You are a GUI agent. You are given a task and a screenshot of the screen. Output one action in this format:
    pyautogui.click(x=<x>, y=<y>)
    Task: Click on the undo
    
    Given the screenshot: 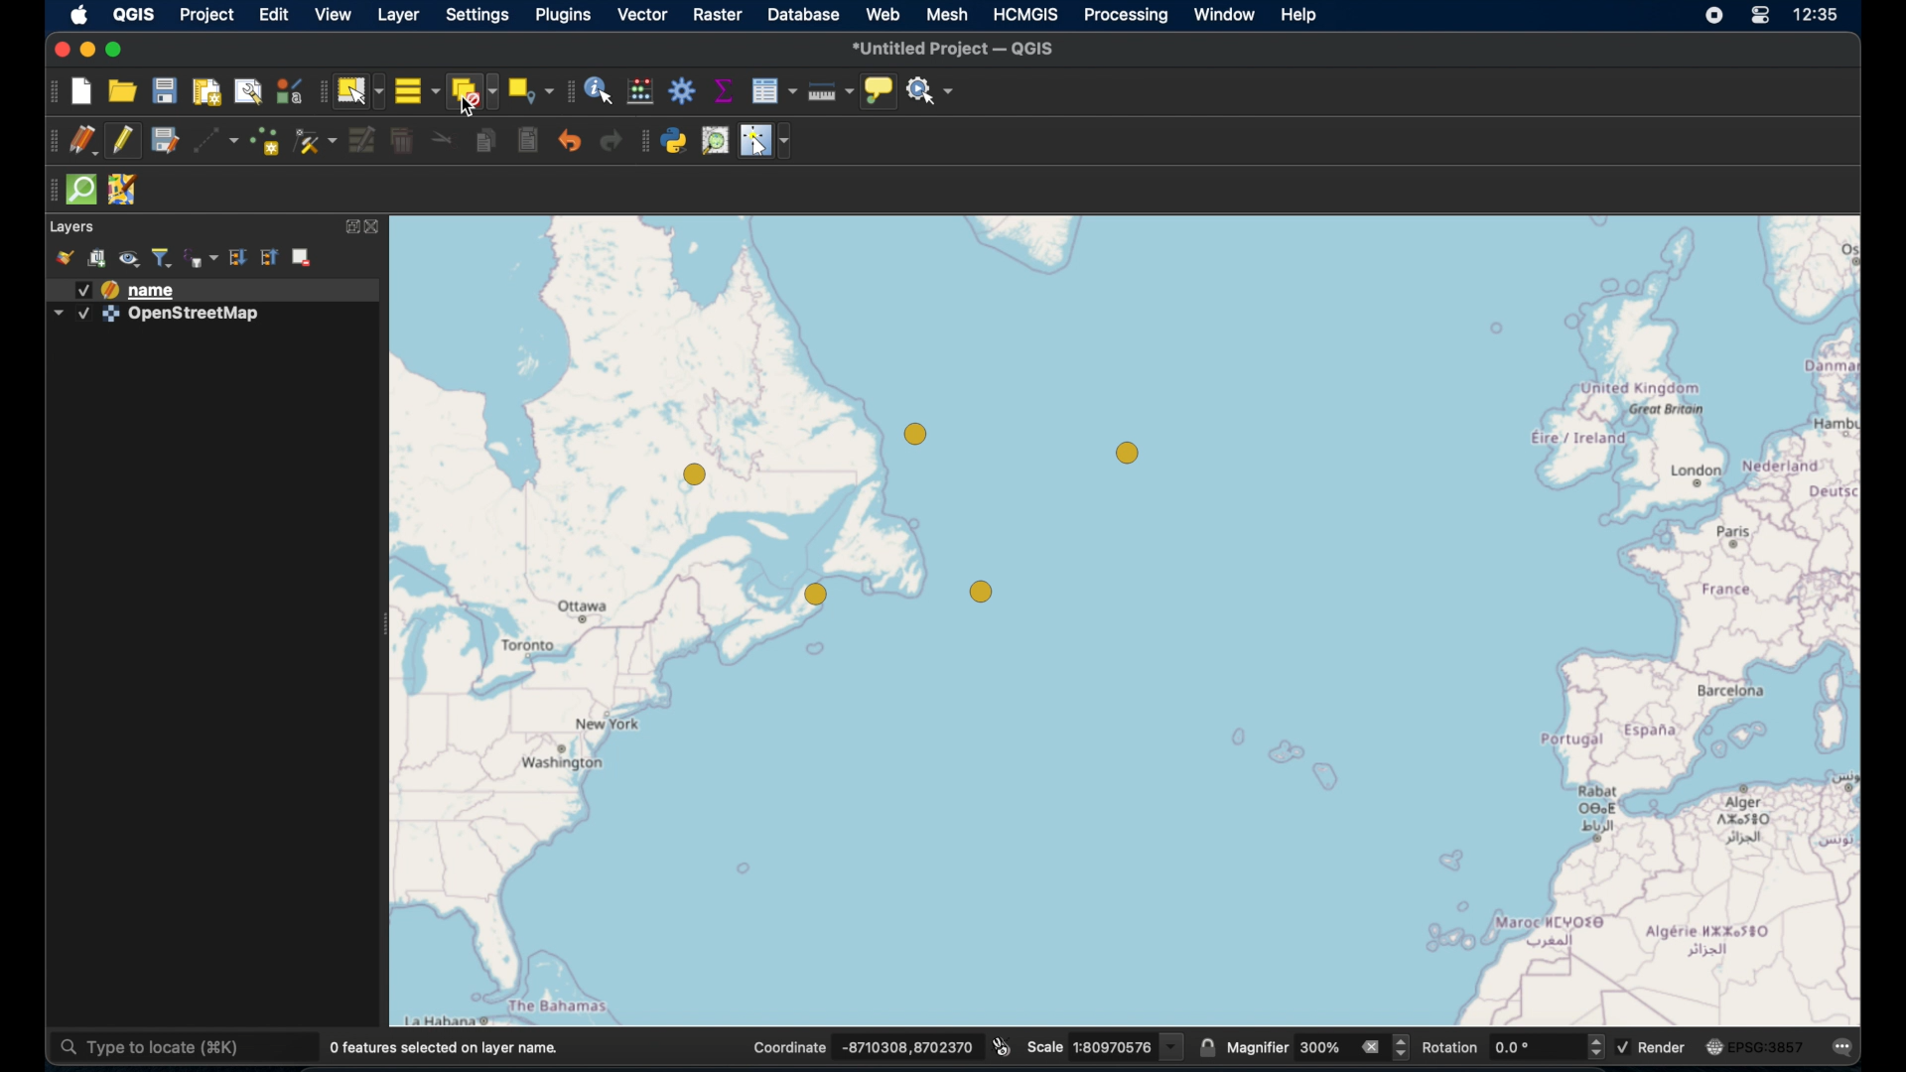 What is the action you would take?
    pyautogui.click(x=571, y=144)
    